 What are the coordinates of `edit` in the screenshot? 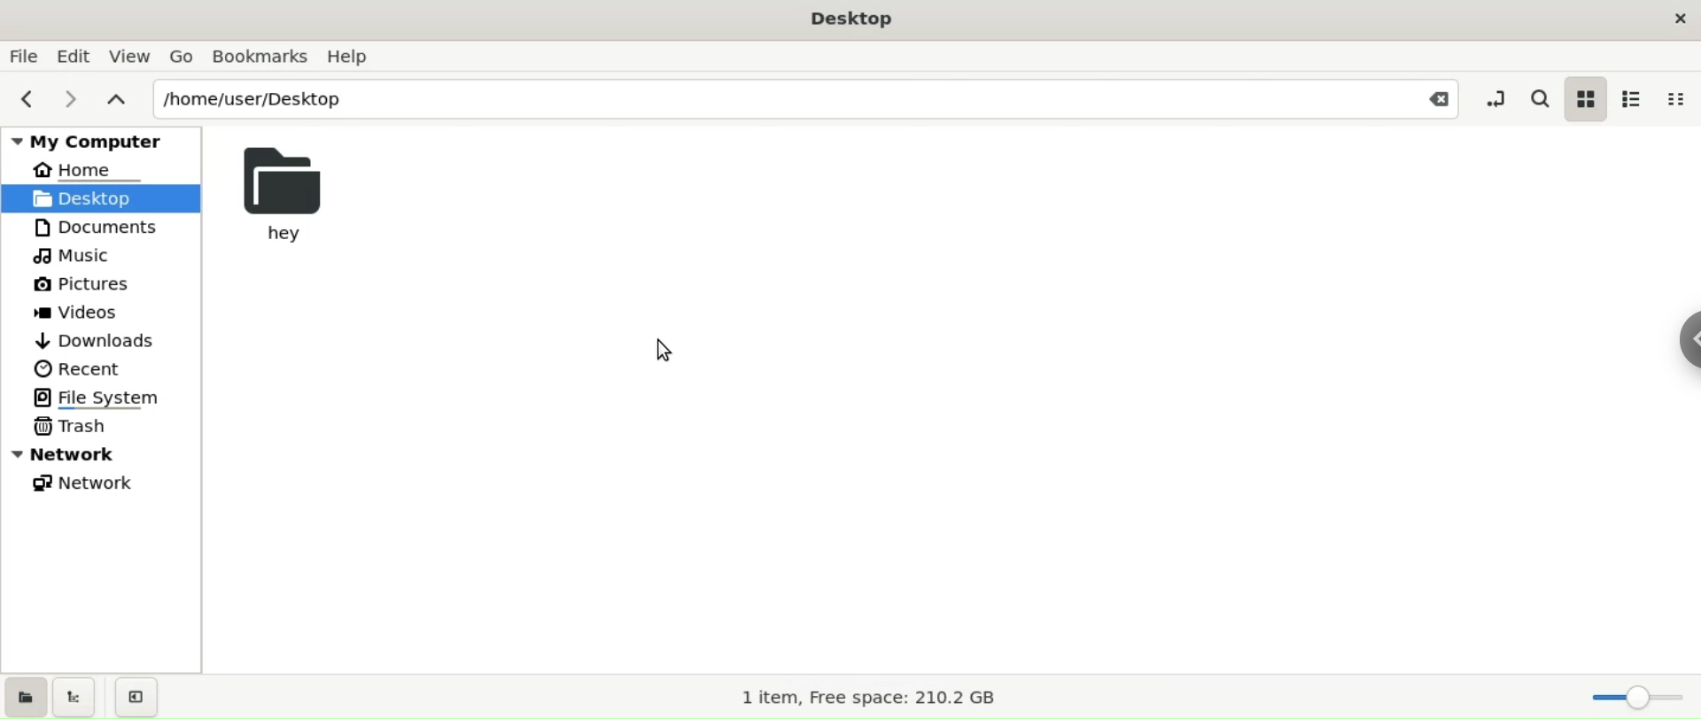 It's located at (72, 55).